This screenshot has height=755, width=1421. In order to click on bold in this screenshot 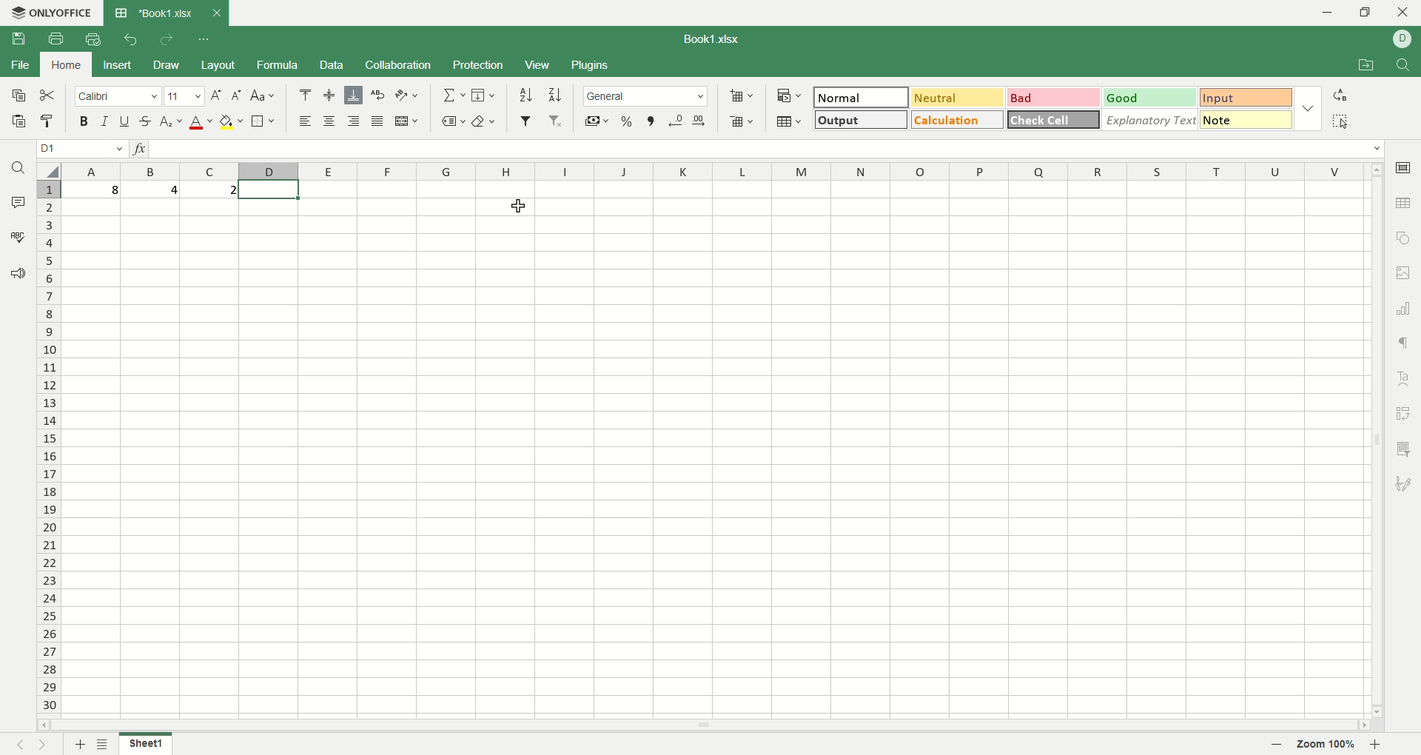, I will do `click(84, 121)`.